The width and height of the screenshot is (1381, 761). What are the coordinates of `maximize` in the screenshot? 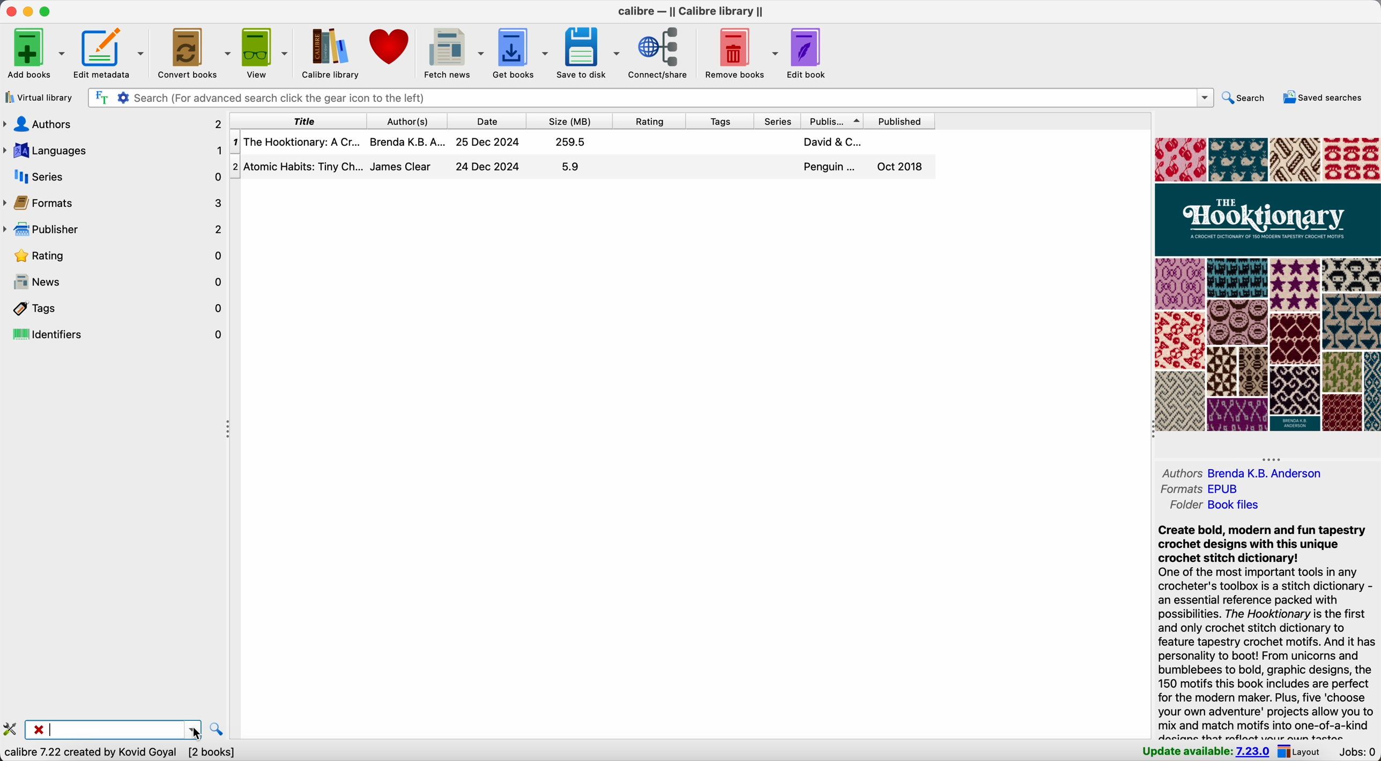 It's located at (48, 10).